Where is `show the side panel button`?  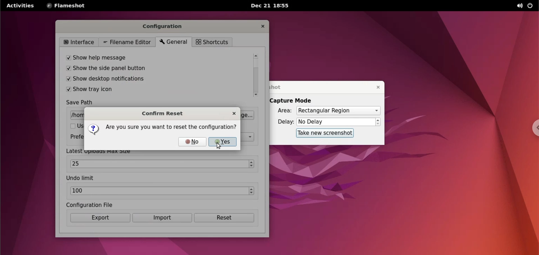 show the side panel button is located at coordinates (139, 69).